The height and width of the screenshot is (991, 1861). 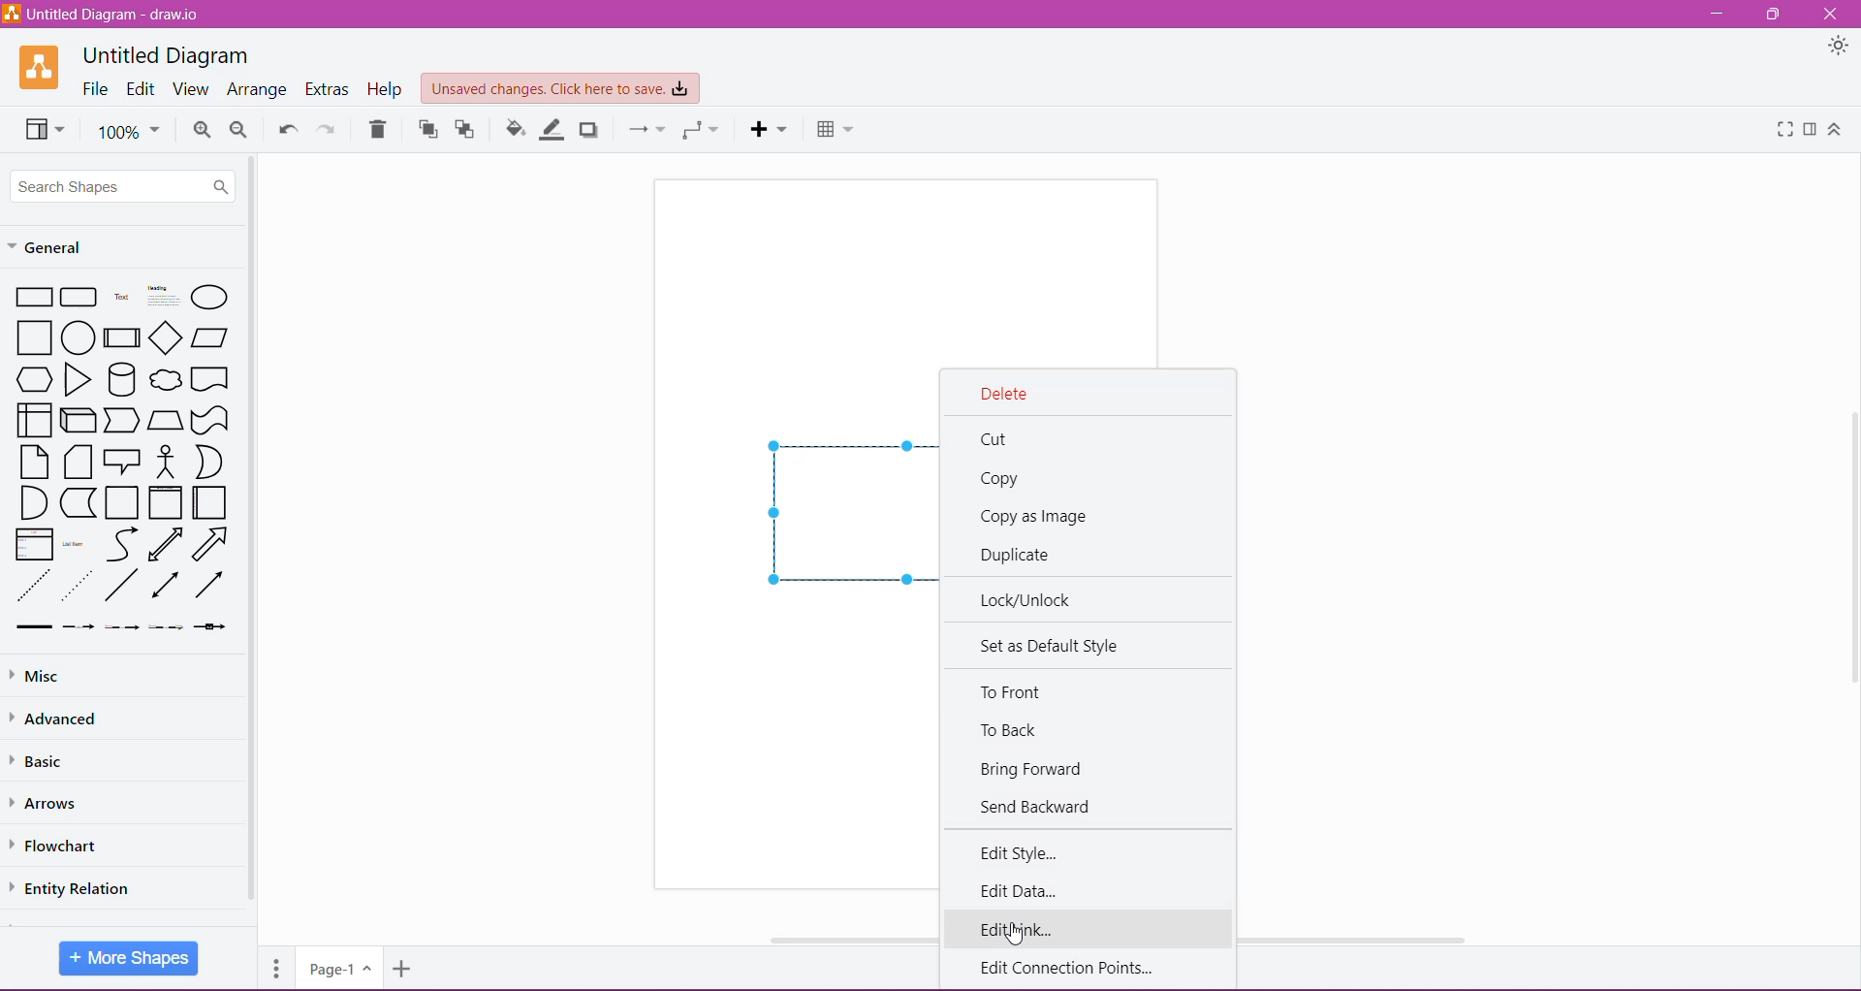 What do you see at coordinates (61, 846) in the screenshot?
I see `Flowchart` at bounding box center [61, 846].